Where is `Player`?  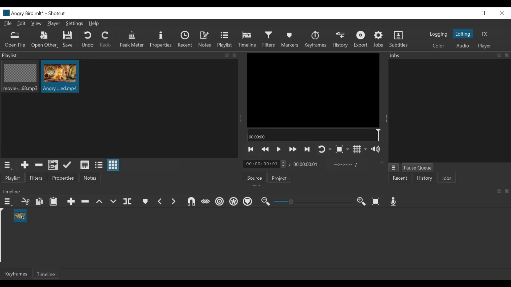
Player is located at coordinates (484, 46).